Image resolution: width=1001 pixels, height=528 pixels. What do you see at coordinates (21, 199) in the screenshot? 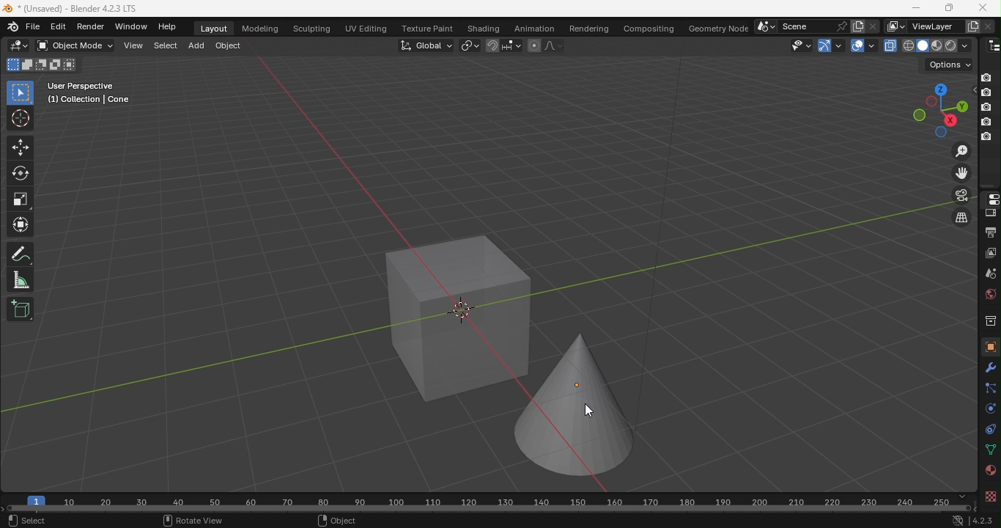
I see `Scale` at bounding box center [21, 199].